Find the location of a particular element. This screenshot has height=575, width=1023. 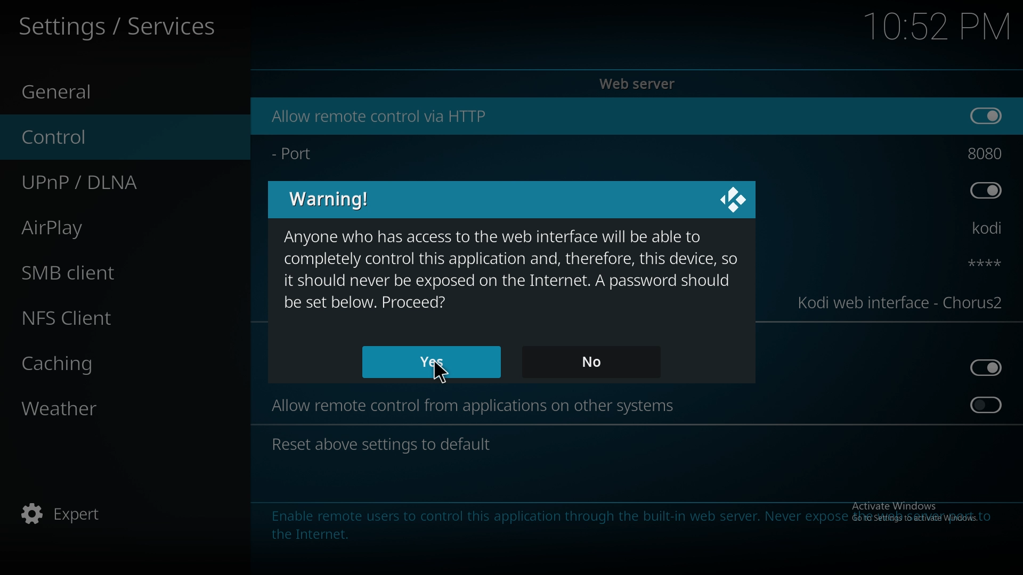

allow remote control from apps on other systems is located at coordinates (475, 406).